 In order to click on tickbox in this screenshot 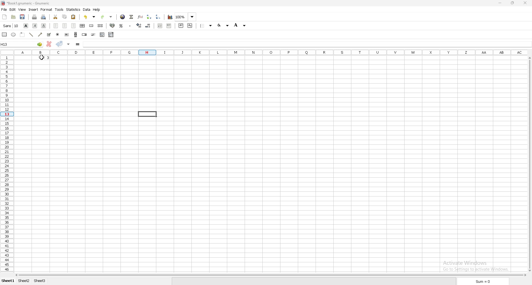, I will do `click(49, 35)`.